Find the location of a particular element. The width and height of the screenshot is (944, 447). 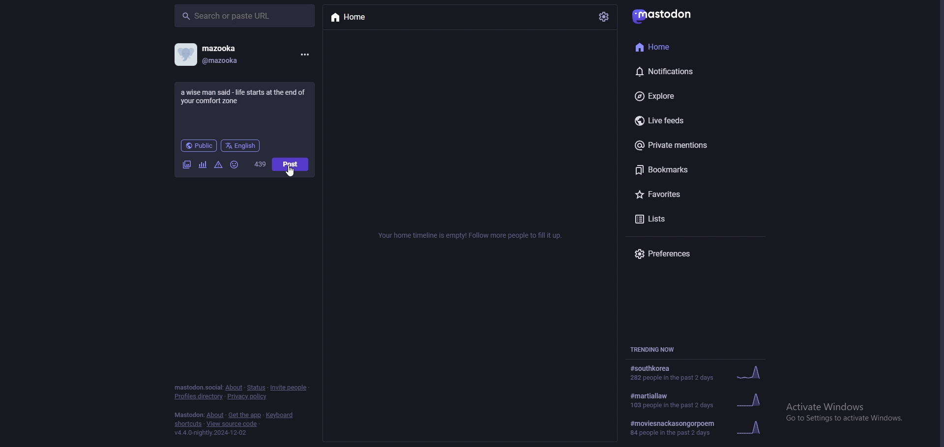

settings is located at coordinates (604, 16).